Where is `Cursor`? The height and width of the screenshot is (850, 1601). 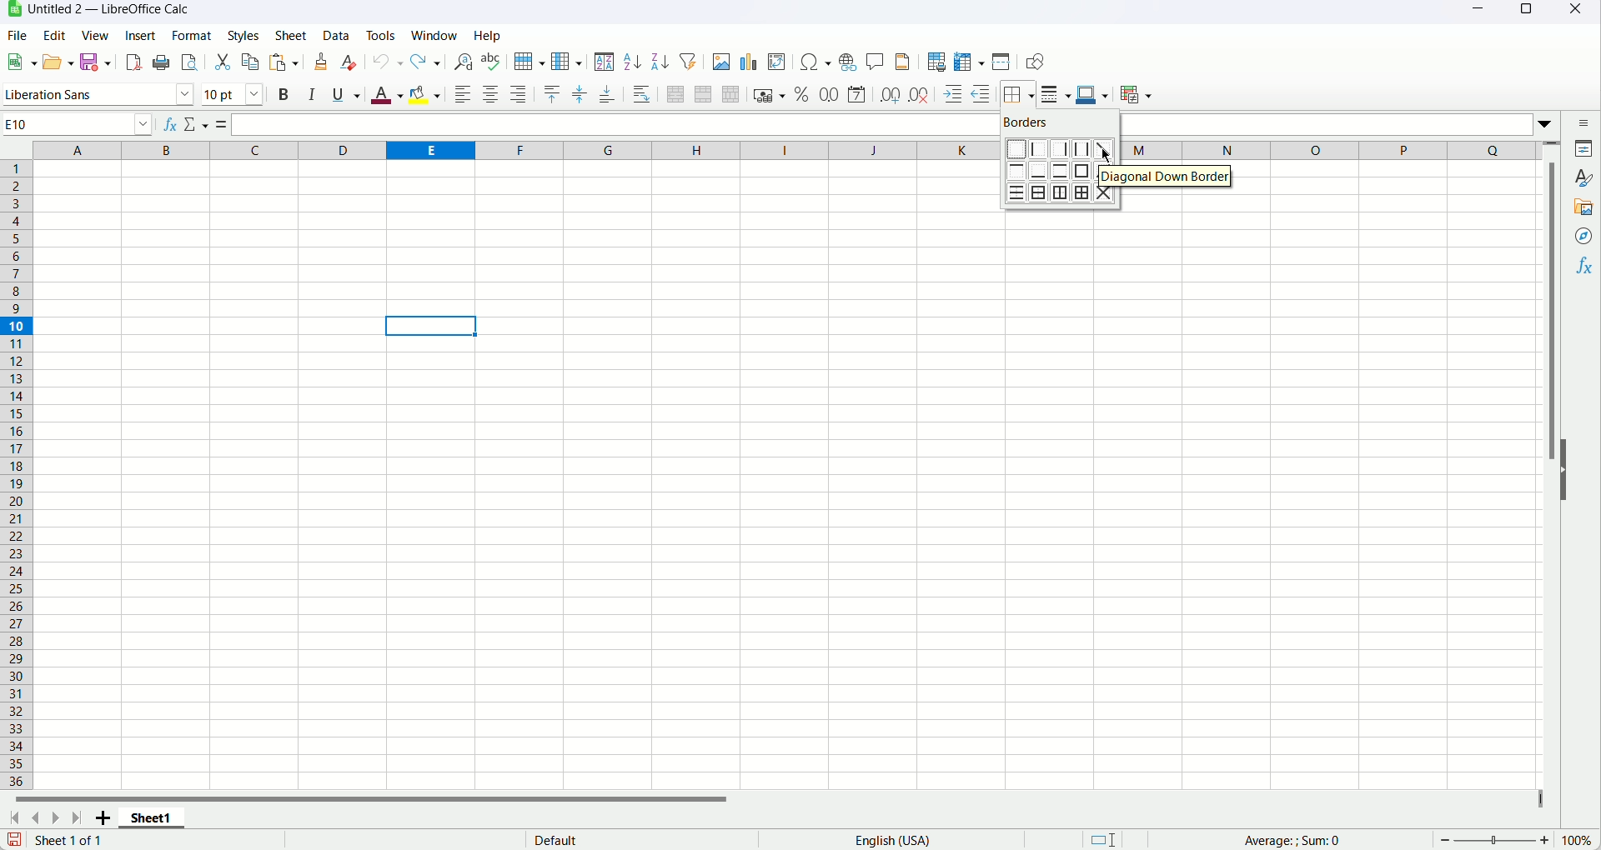 Cursor is located at coordinates (1109, 155).